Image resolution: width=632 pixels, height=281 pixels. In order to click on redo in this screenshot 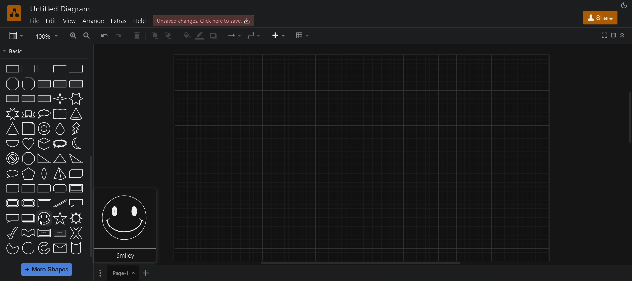, I will do `click(119, 35)`.